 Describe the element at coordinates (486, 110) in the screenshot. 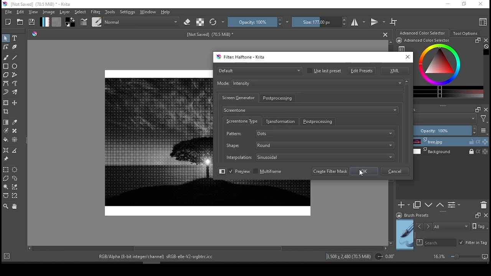

I see `close docker` at that location.